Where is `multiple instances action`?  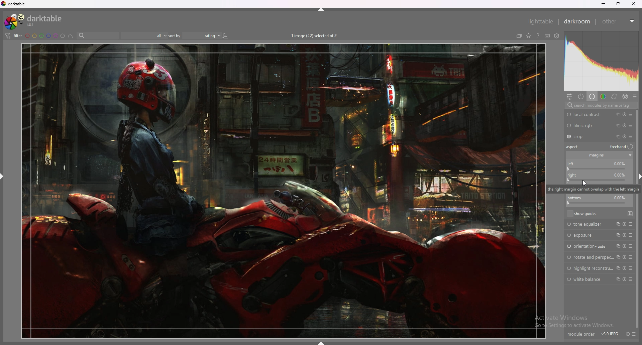 multiple instances action is located at coordinates (618, 235).